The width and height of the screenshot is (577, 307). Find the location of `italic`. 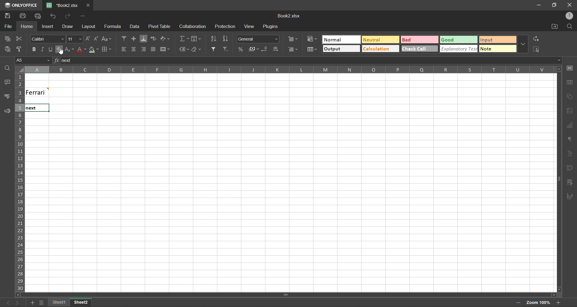

italic is located at coordinates (43, 49).